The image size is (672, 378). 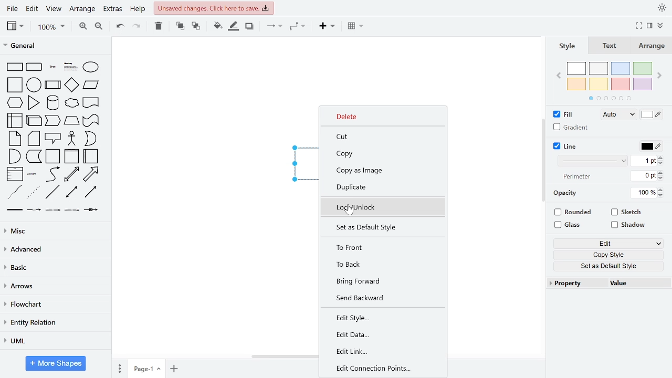 I want to click on copy style, so click(x=608, y=254).